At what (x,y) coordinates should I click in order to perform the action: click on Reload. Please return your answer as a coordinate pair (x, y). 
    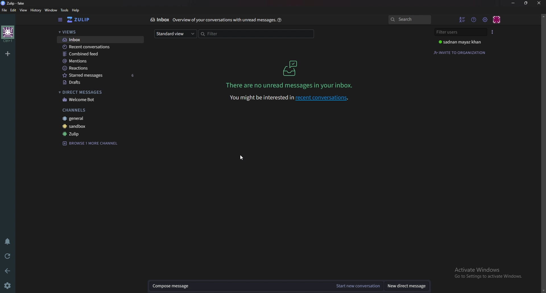
    Looking at the image, I should click on (6, 256).